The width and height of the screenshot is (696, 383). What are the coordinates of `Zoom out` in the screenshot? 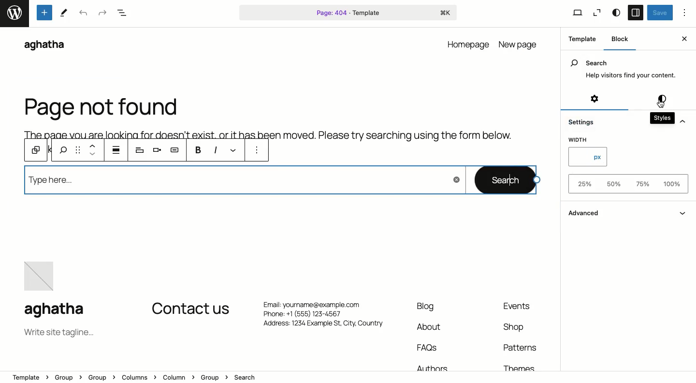 It's located at (598, 12).